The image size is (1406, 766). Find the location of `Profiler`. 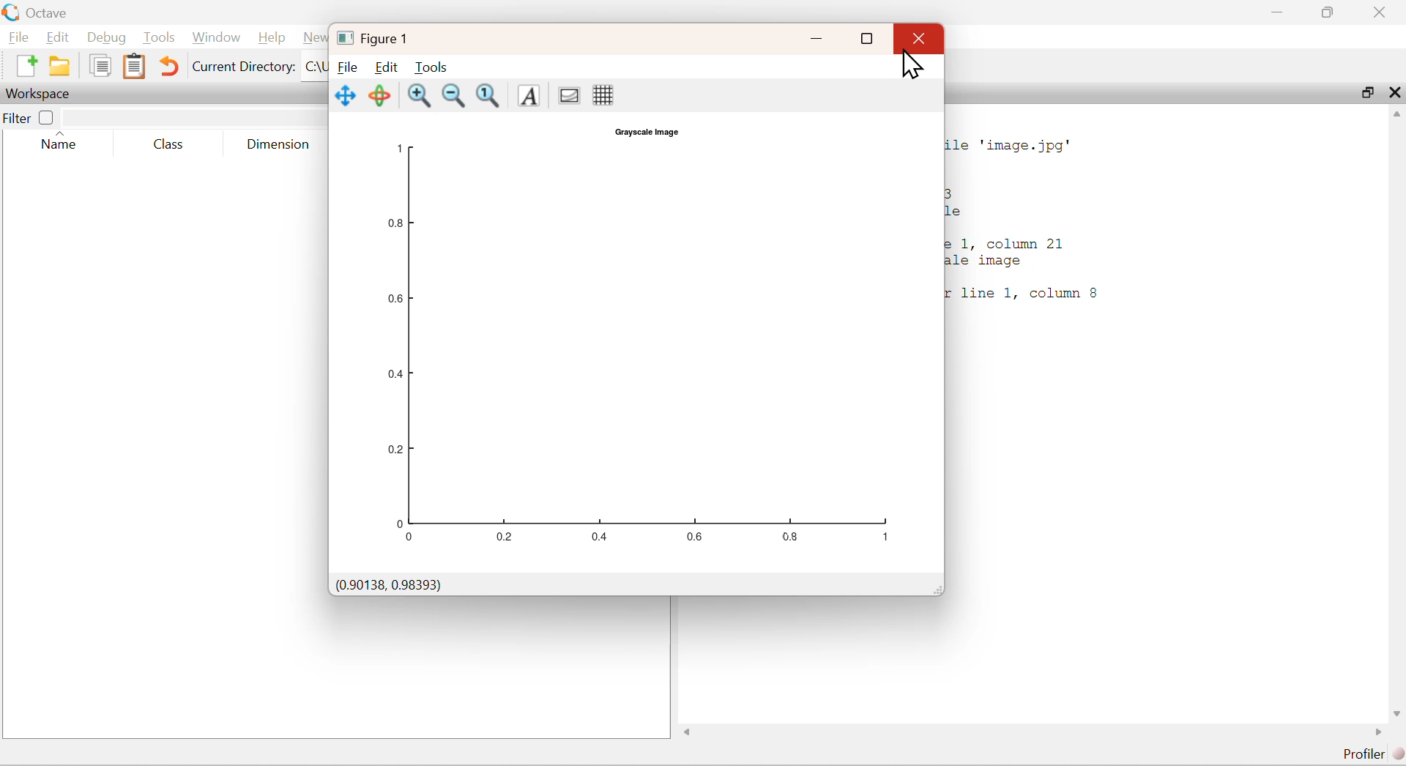

Profiler is located at coordinates (1369, 755).